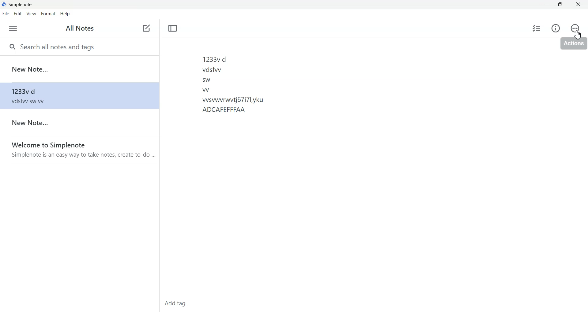  Describe the element at coordinates (537, 29) in the screenshot. I see `Insert Checklist` at that location.